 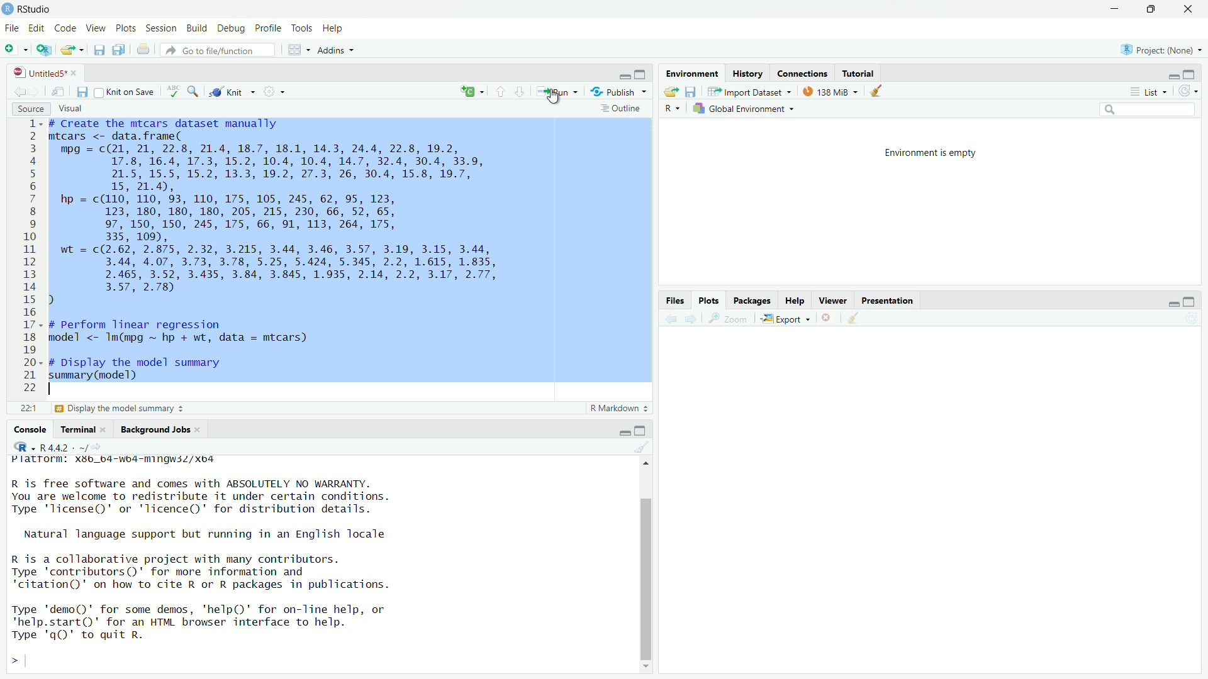 What do you see at coordinates (1190, 91) in the screenshot?
I see `refresh` at bounding box center [1190, 91].